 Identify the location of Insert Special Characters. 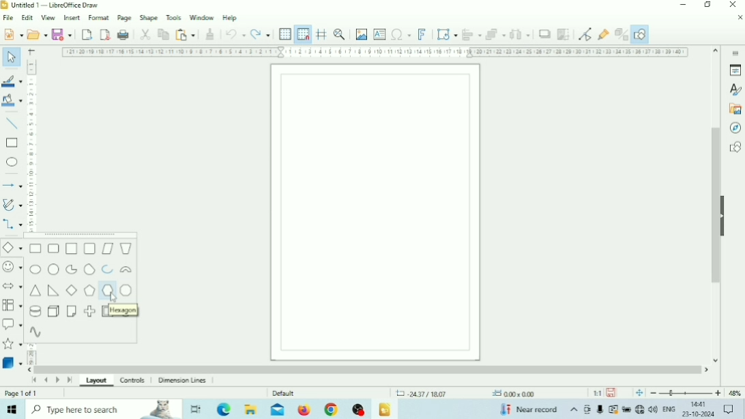
(401, 34).